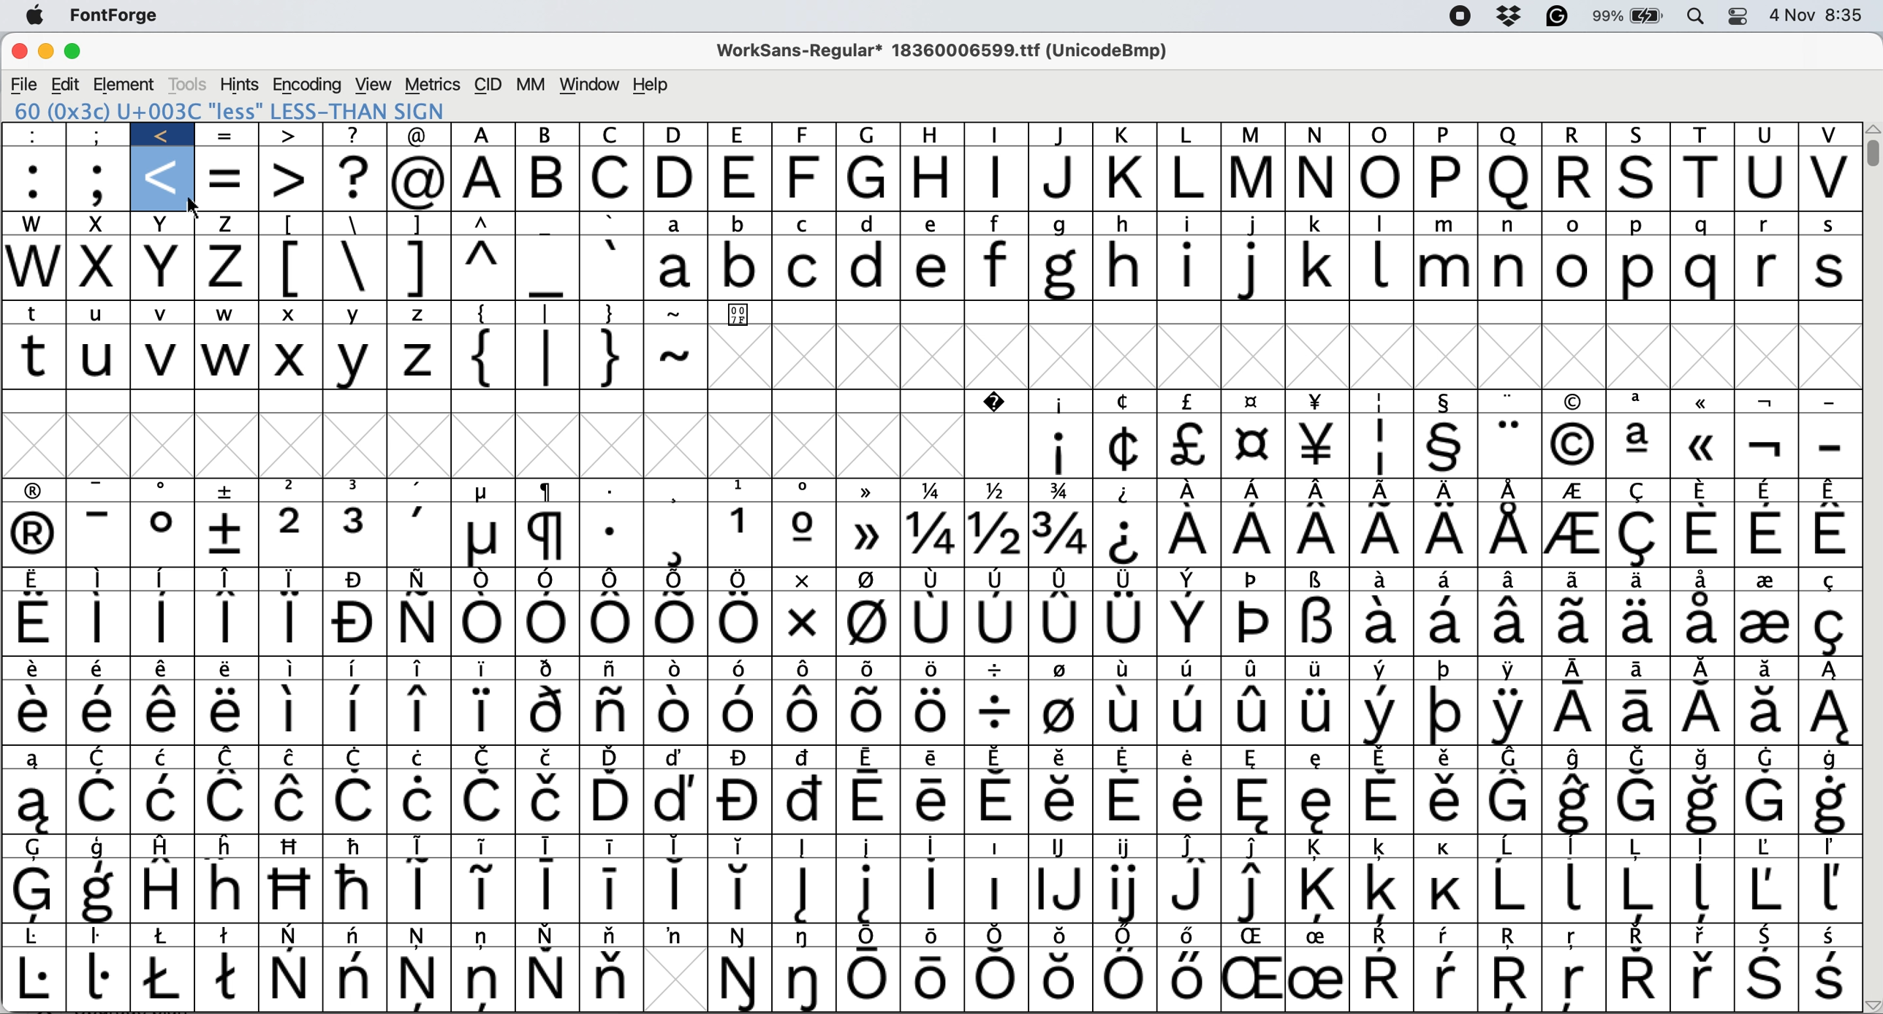 The image size is (1883, 1014). Describe the element at coordinates (1251, 670) in the screenshot. I see `Symbol` at that location.